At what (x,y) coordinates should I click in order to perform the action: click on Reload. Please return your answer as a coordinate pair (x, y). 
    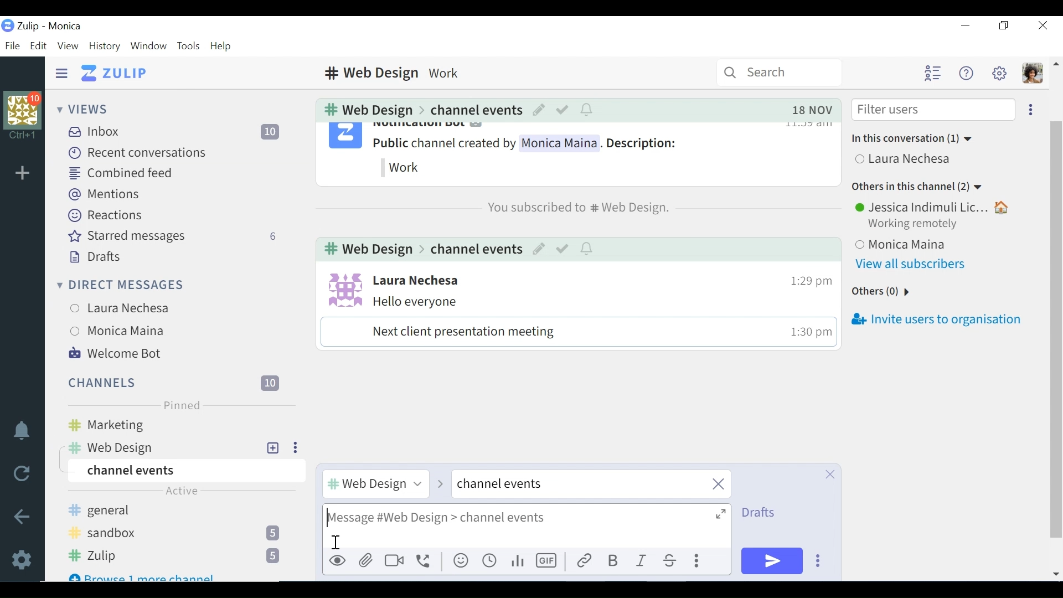
    Looking at the image, I should click on (21, 473).